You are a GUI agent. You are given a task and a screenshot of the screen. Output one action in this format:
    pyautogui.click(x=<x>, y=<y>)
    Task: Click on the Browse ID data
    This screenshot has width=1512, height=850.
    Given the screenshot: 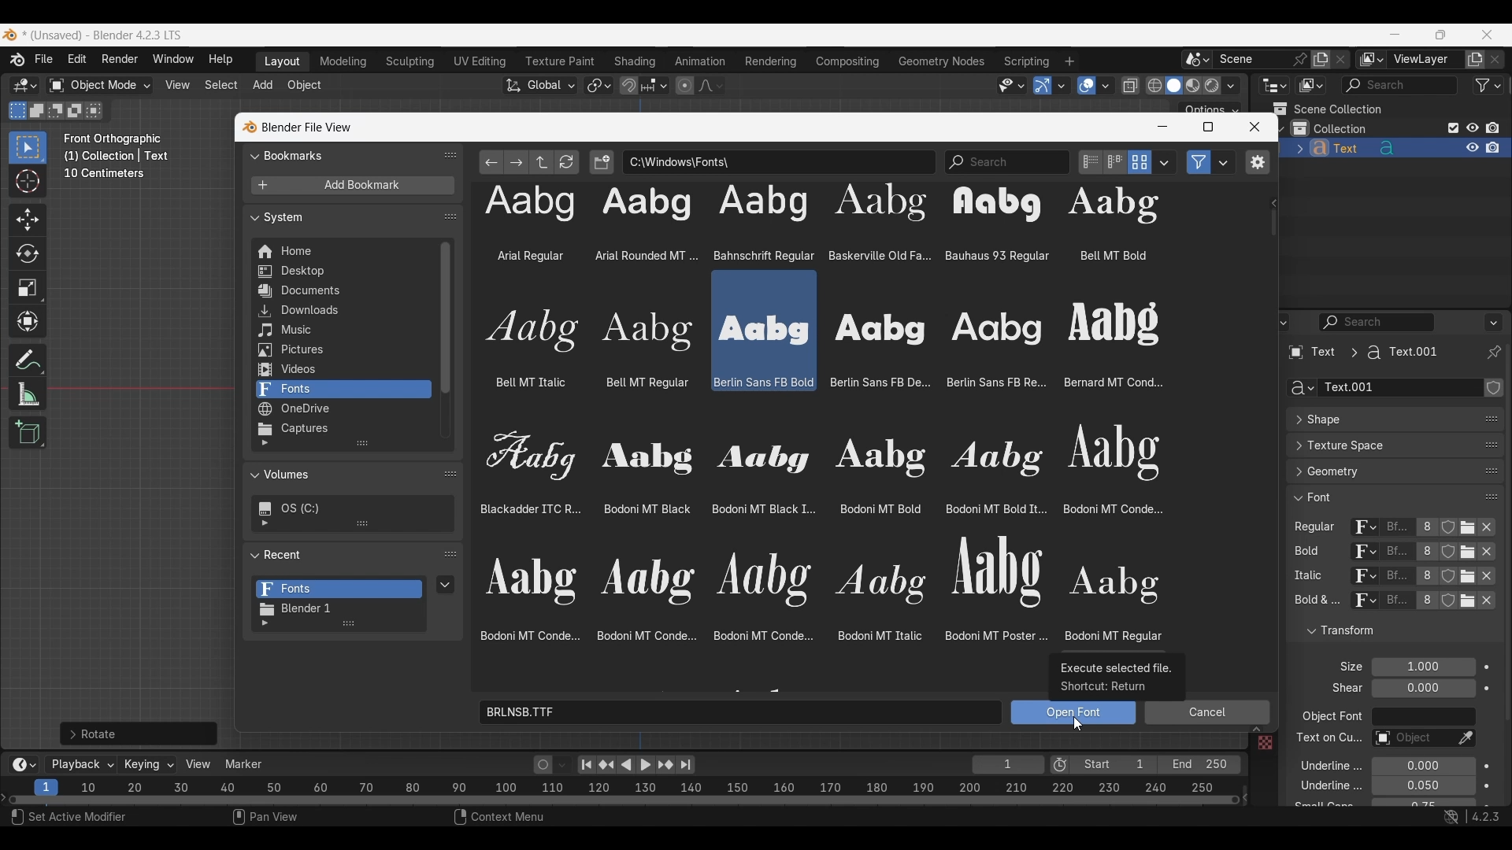 What is the action you would take?
    pyautogui.click(x=1362, y=604)
    